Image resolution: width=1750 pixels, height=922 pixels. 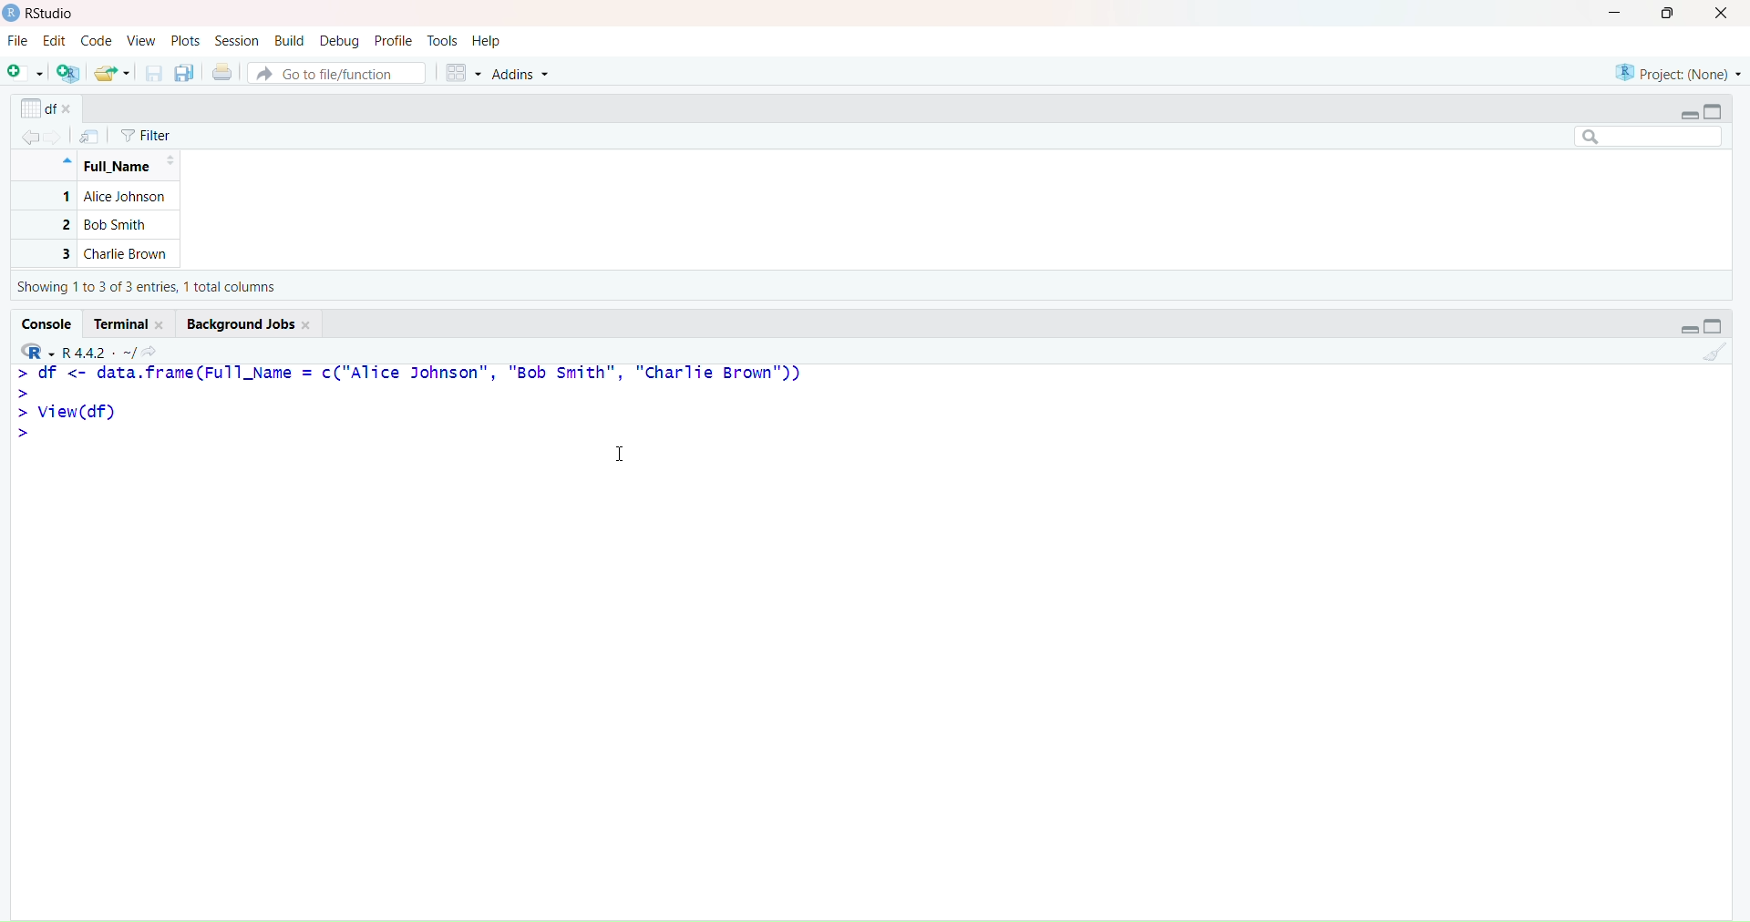 I want to click on Addins, so click(x=524, y=74).